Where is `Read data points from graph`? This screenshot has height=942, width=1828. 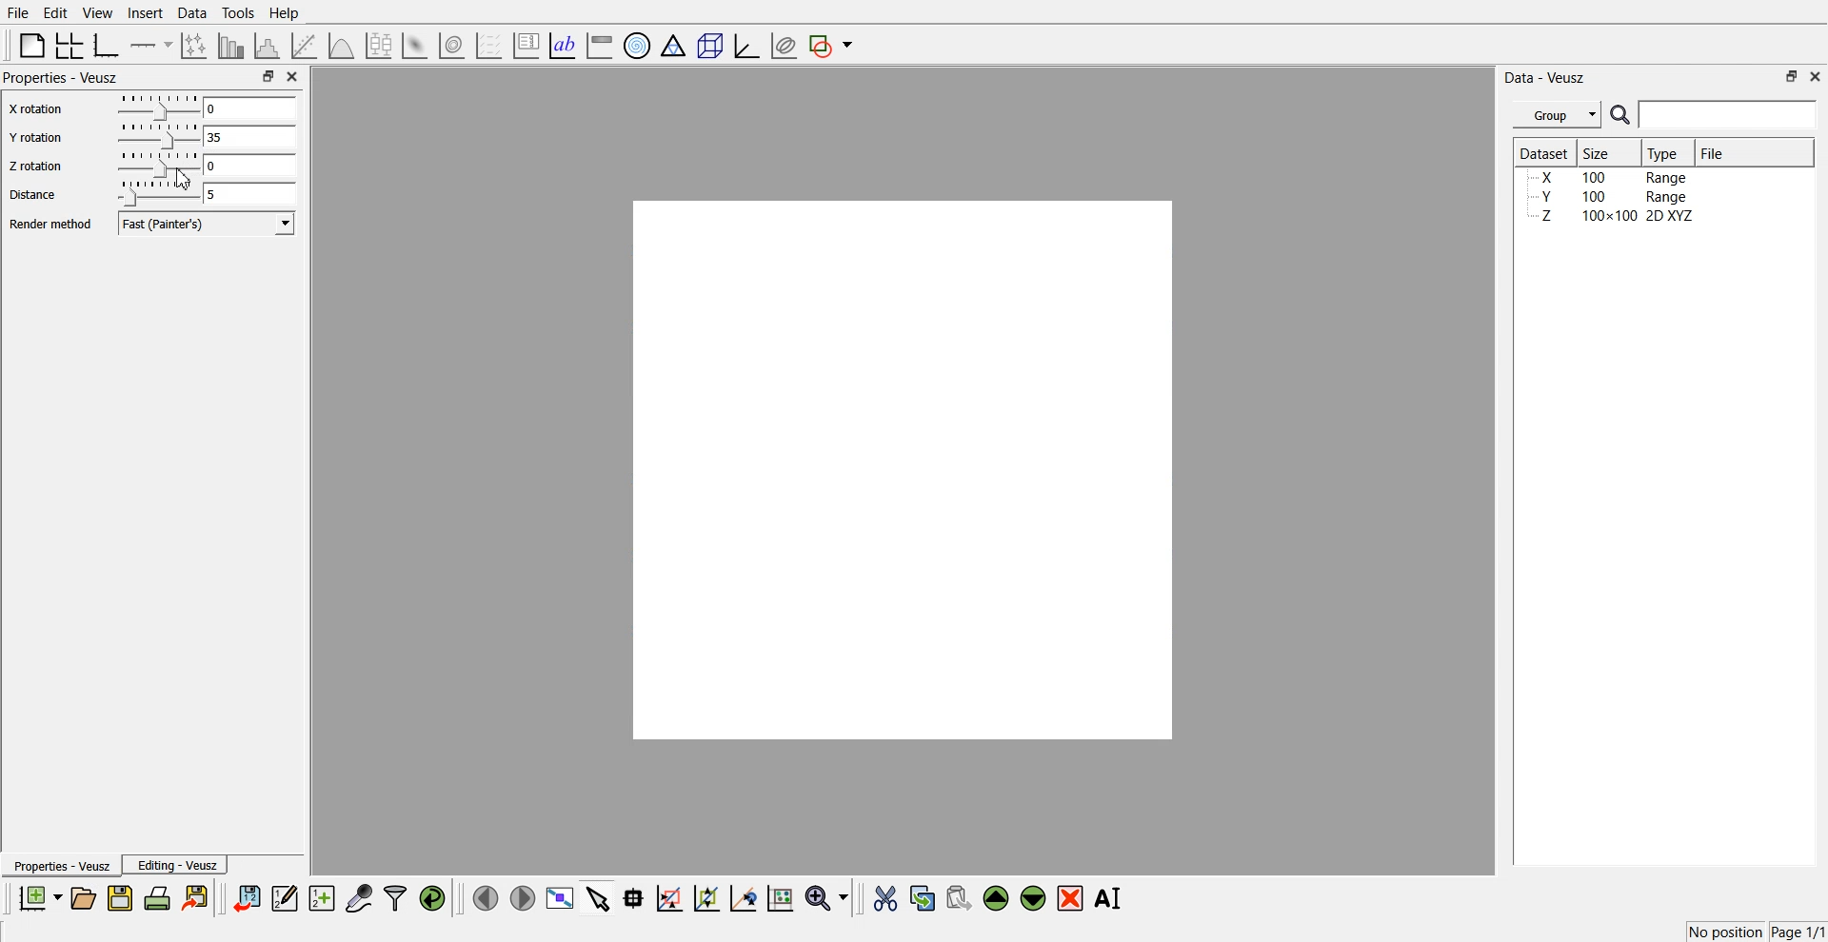 Read data points from graph is located at coordinates (634, 897).